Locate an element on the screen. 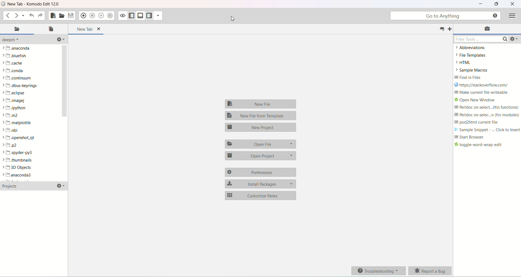  toggle focus mode is located at coordinates (122, 15).